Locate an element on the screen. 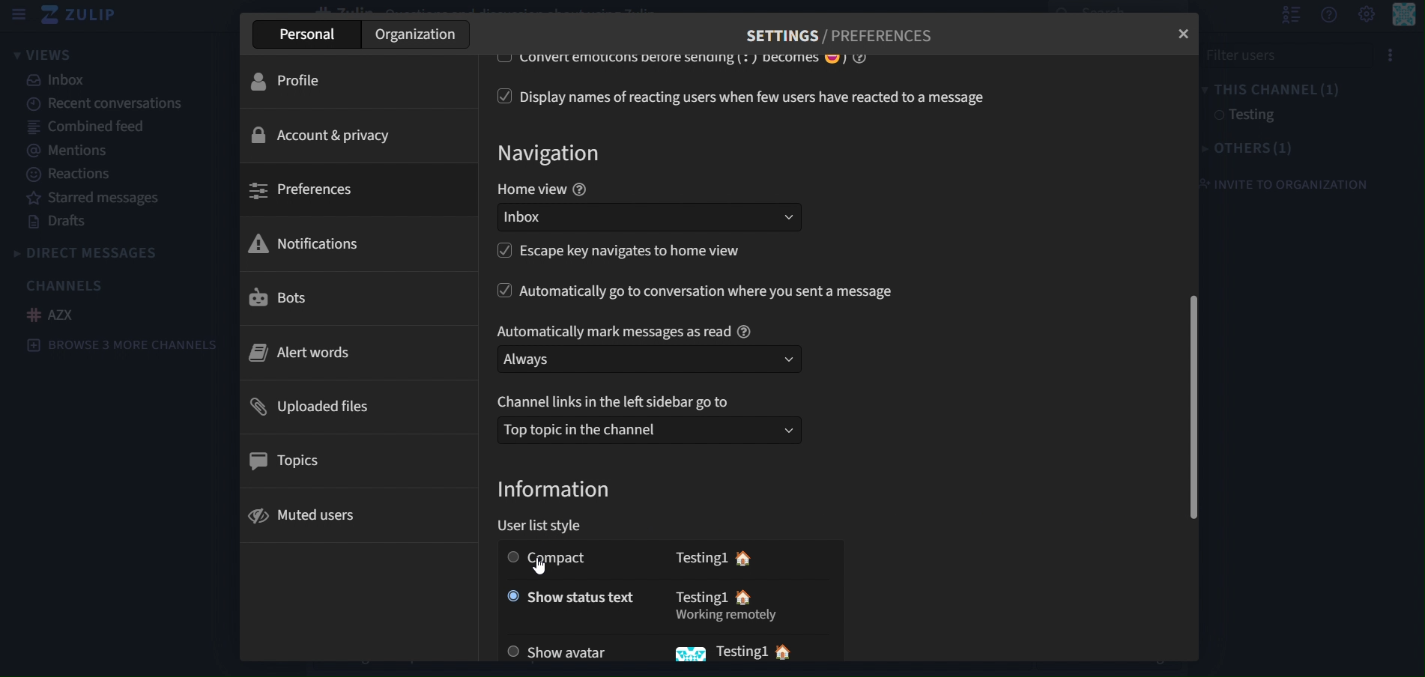 This screenshot has width=1425, height=677. Options is located at coordinates (1391, 55).